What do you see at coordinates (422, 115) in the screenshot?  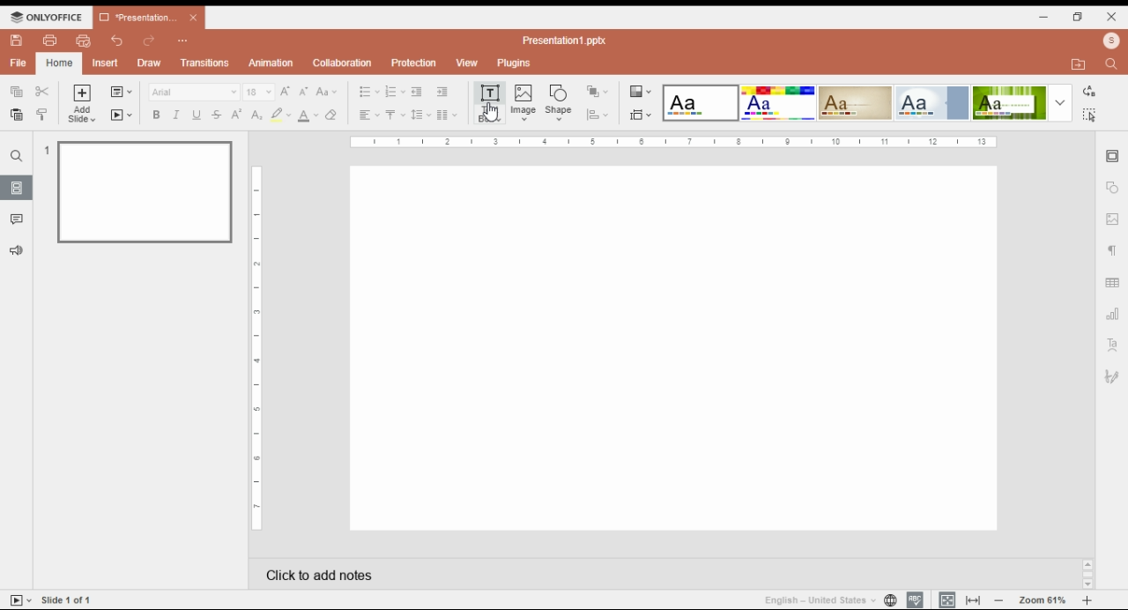 I see `line spacing` at bounding box center [422, 115].